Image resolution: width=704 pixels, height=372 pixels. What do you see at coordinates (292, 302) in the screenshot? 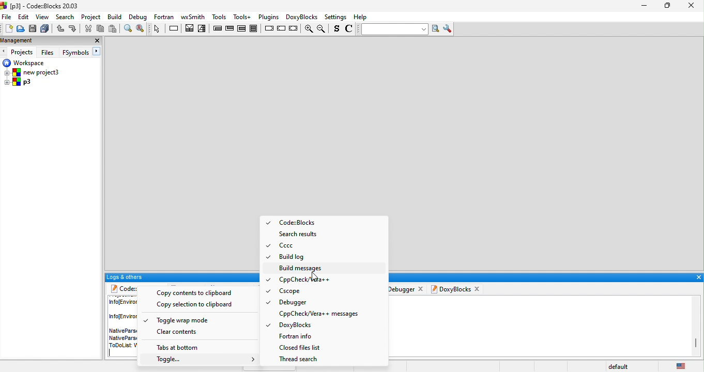
I see `Debugger` at bounding box center [292, 302].